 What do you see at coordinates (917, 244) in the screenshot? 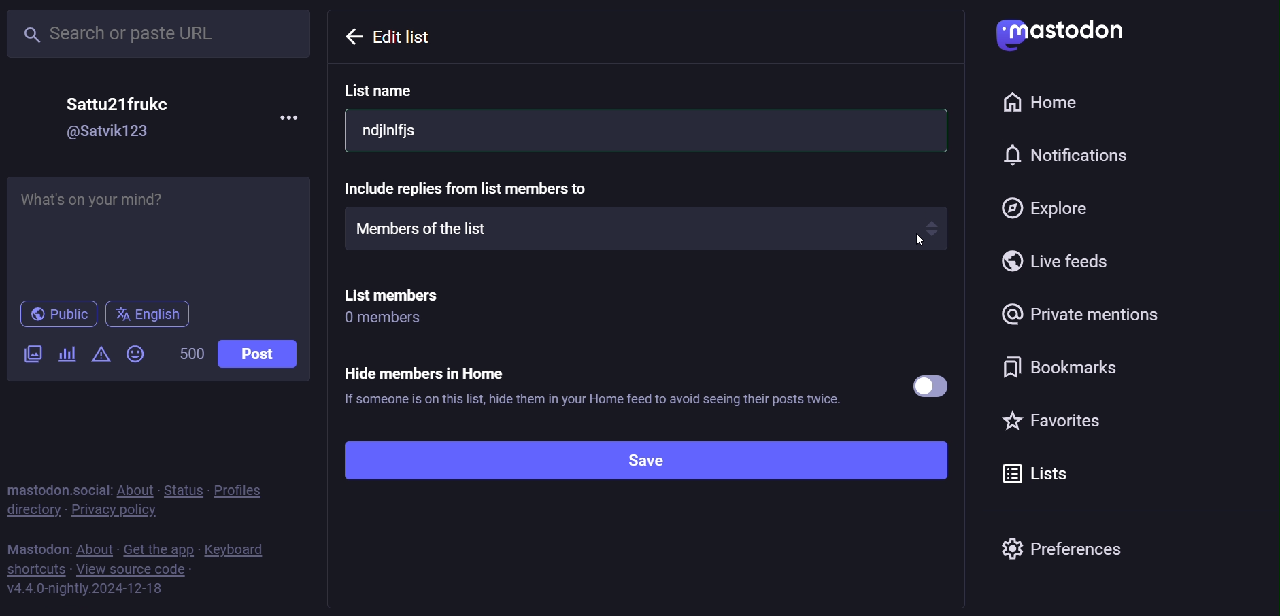
I see `cursor` at bounding box center [917, 244].